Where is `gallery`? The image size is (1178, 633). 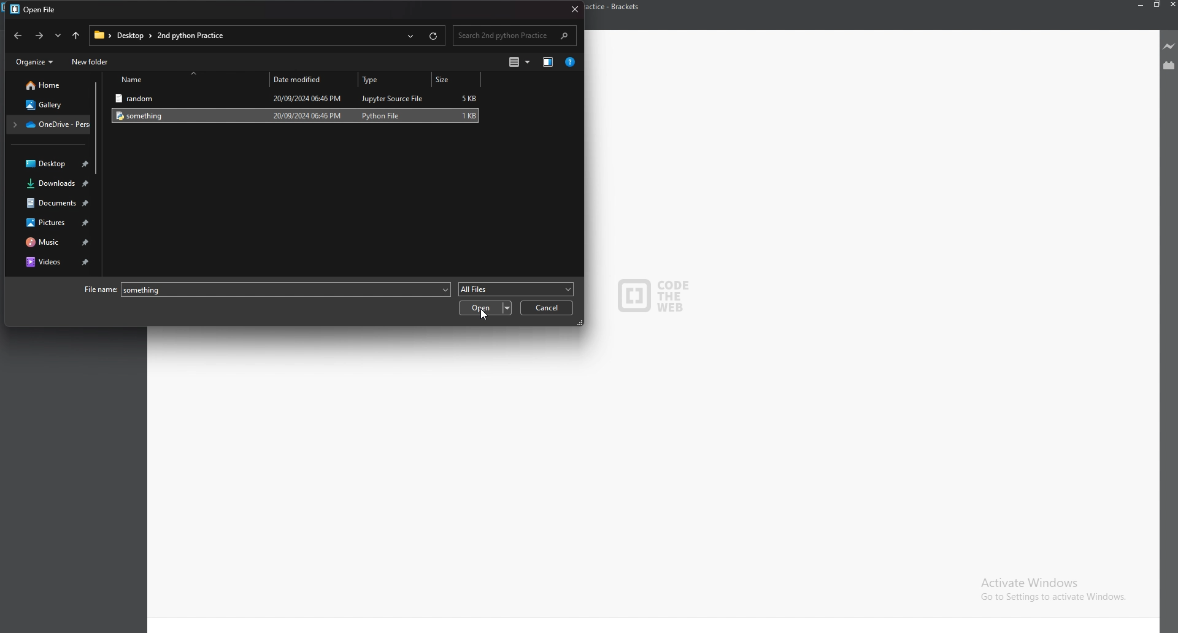
gallery is located at coordinates (44, 105).